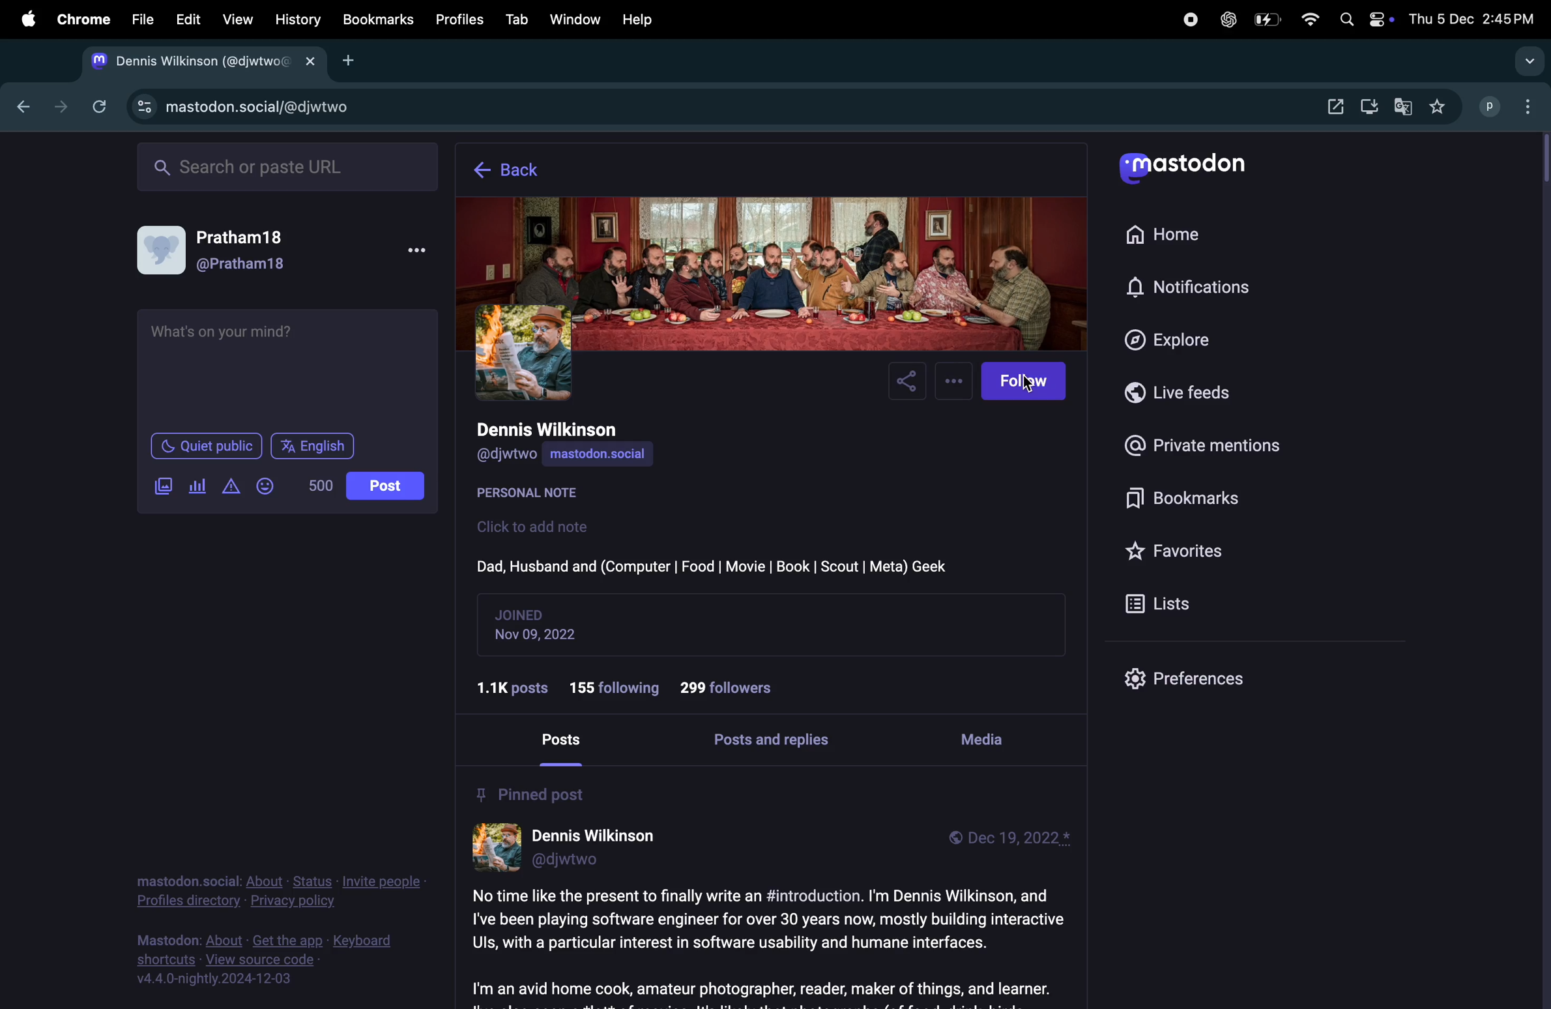  I want to click on Explore, so click(1182, 340).